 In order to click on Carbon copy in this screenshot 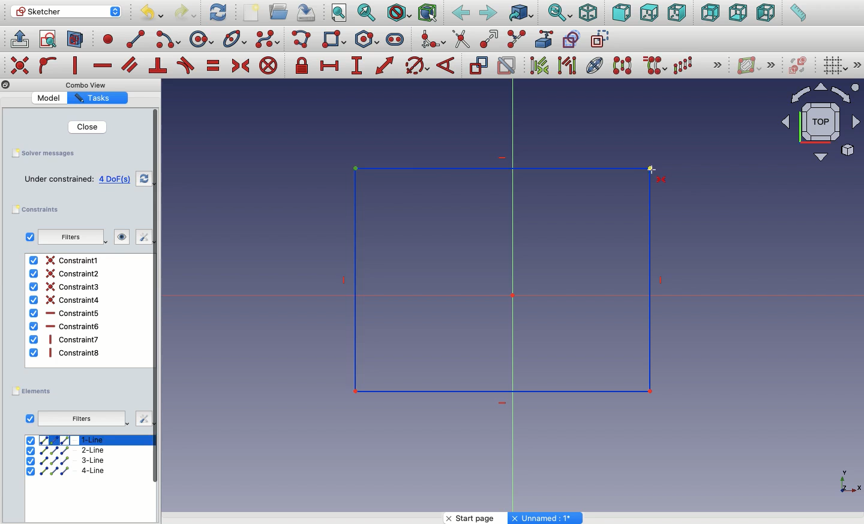, I will do `click(571, 39)`.